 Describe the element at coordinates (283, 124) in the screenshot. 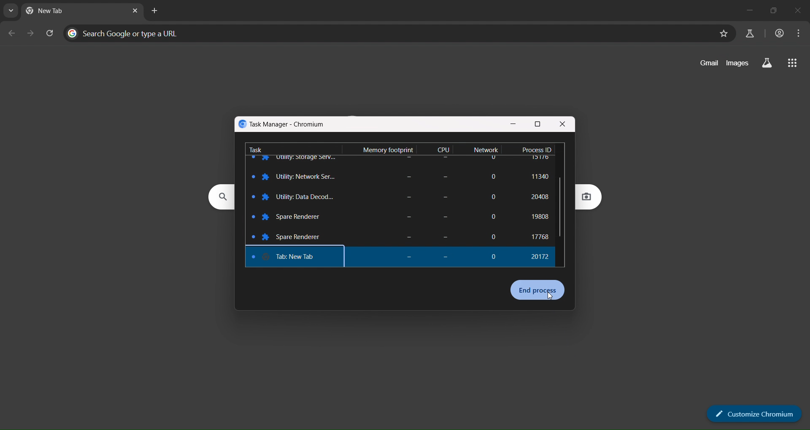

I see `task manager-Chromium` at that location.